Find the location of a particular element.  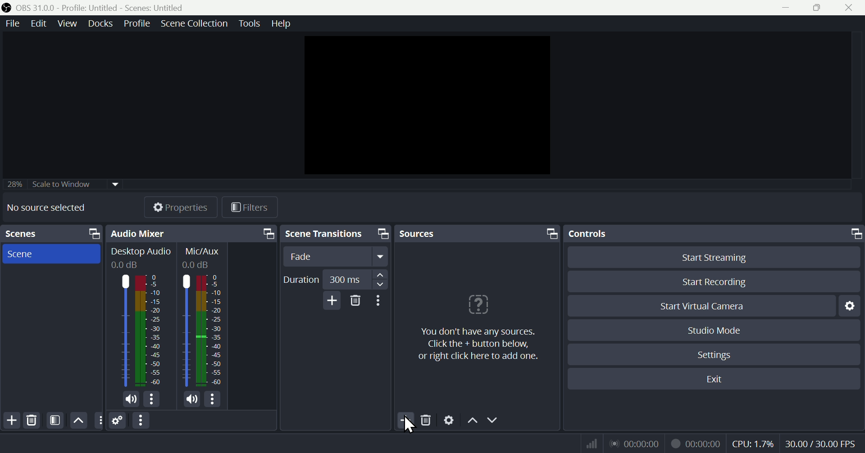

minimize is located at coordinates (789, 8).